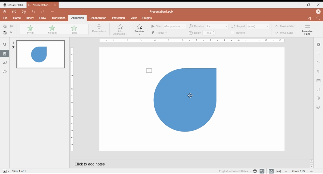  Describe the element at coordinates (318, 80) in the screenshot. I see `table settings` at that location.